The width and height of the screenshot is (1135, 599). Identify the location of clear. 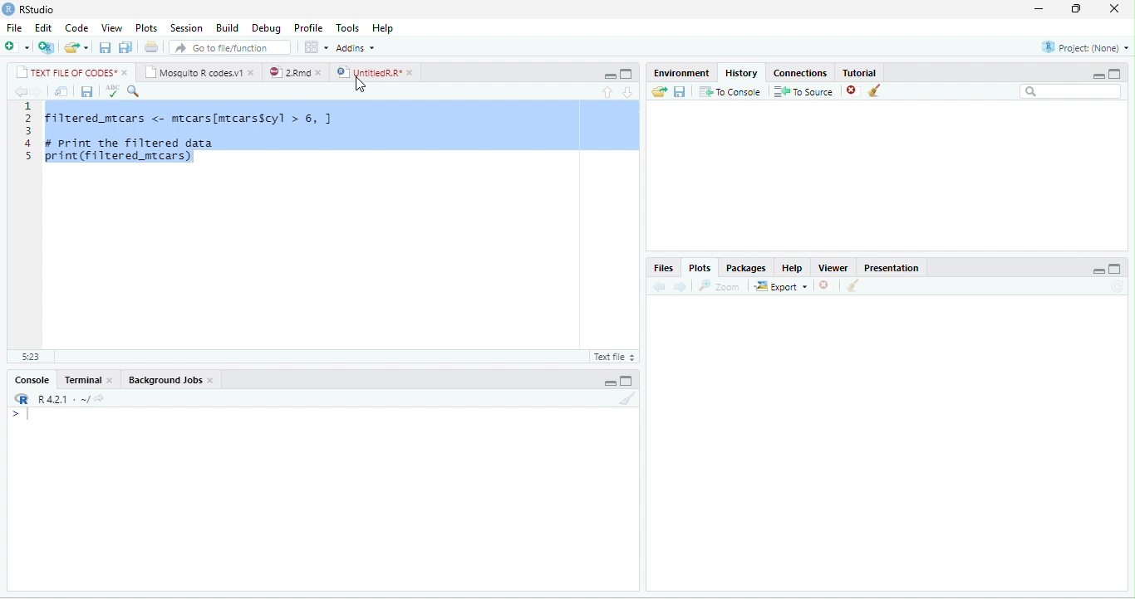
(875, 90).